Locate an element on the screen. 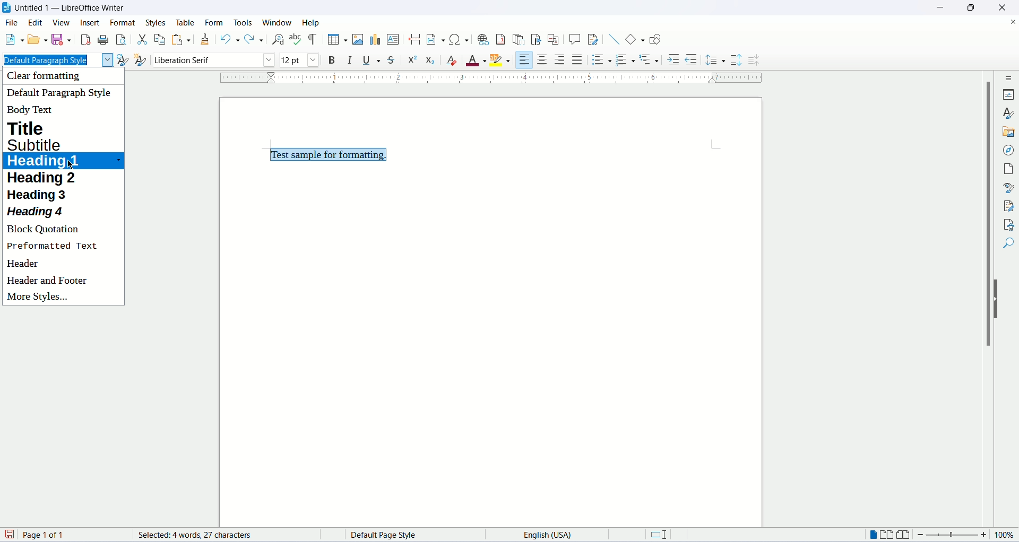 The width and height of the screenshot is (1019, 542). mark formatting is located at coordinates (314, 39).